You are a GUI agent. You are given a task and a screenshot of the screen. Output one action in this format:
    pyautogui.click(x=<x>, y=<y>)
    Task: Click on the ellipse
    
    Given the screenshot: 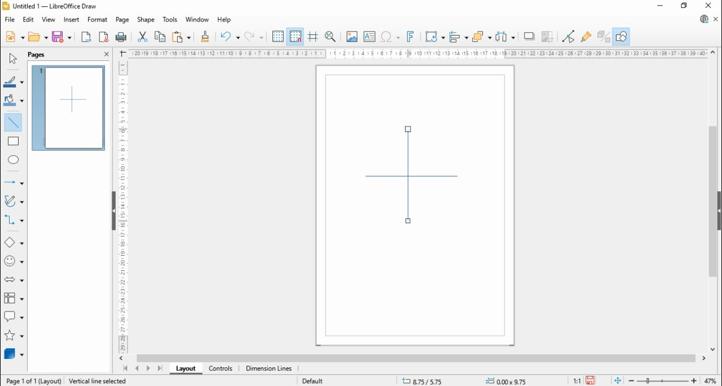 What is the action you would take?
    pyautogui.click(x=14, y=159)
    